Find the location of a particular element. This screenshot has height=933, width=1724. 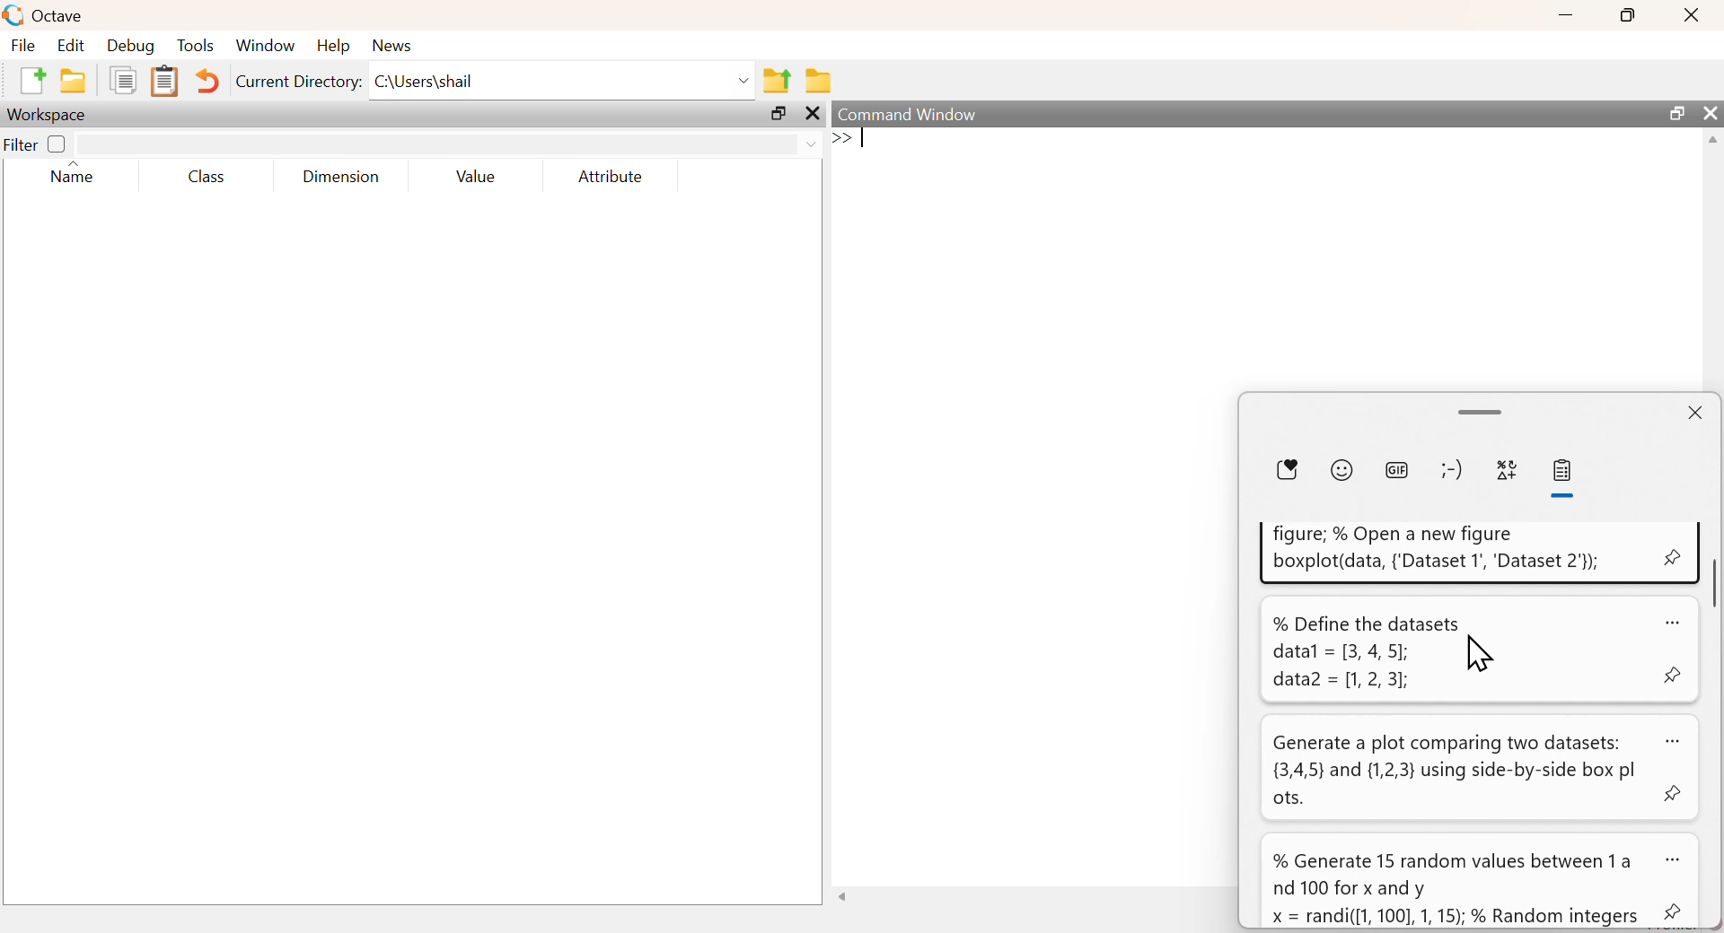

Previous Folder is located at coordinates (778, 81).